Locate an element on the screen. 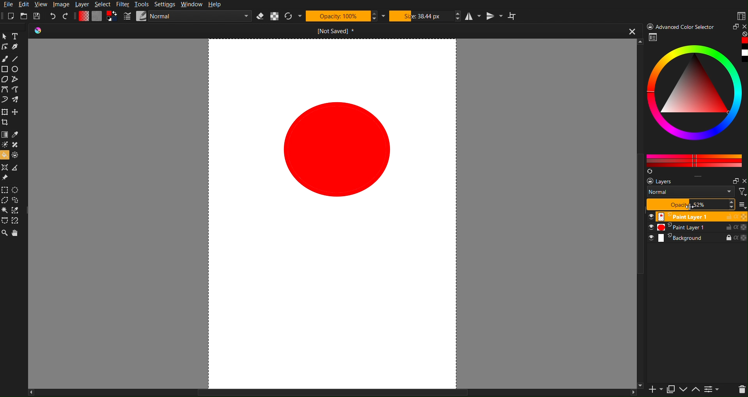  Multibrush is located at coordinates (16, 100).